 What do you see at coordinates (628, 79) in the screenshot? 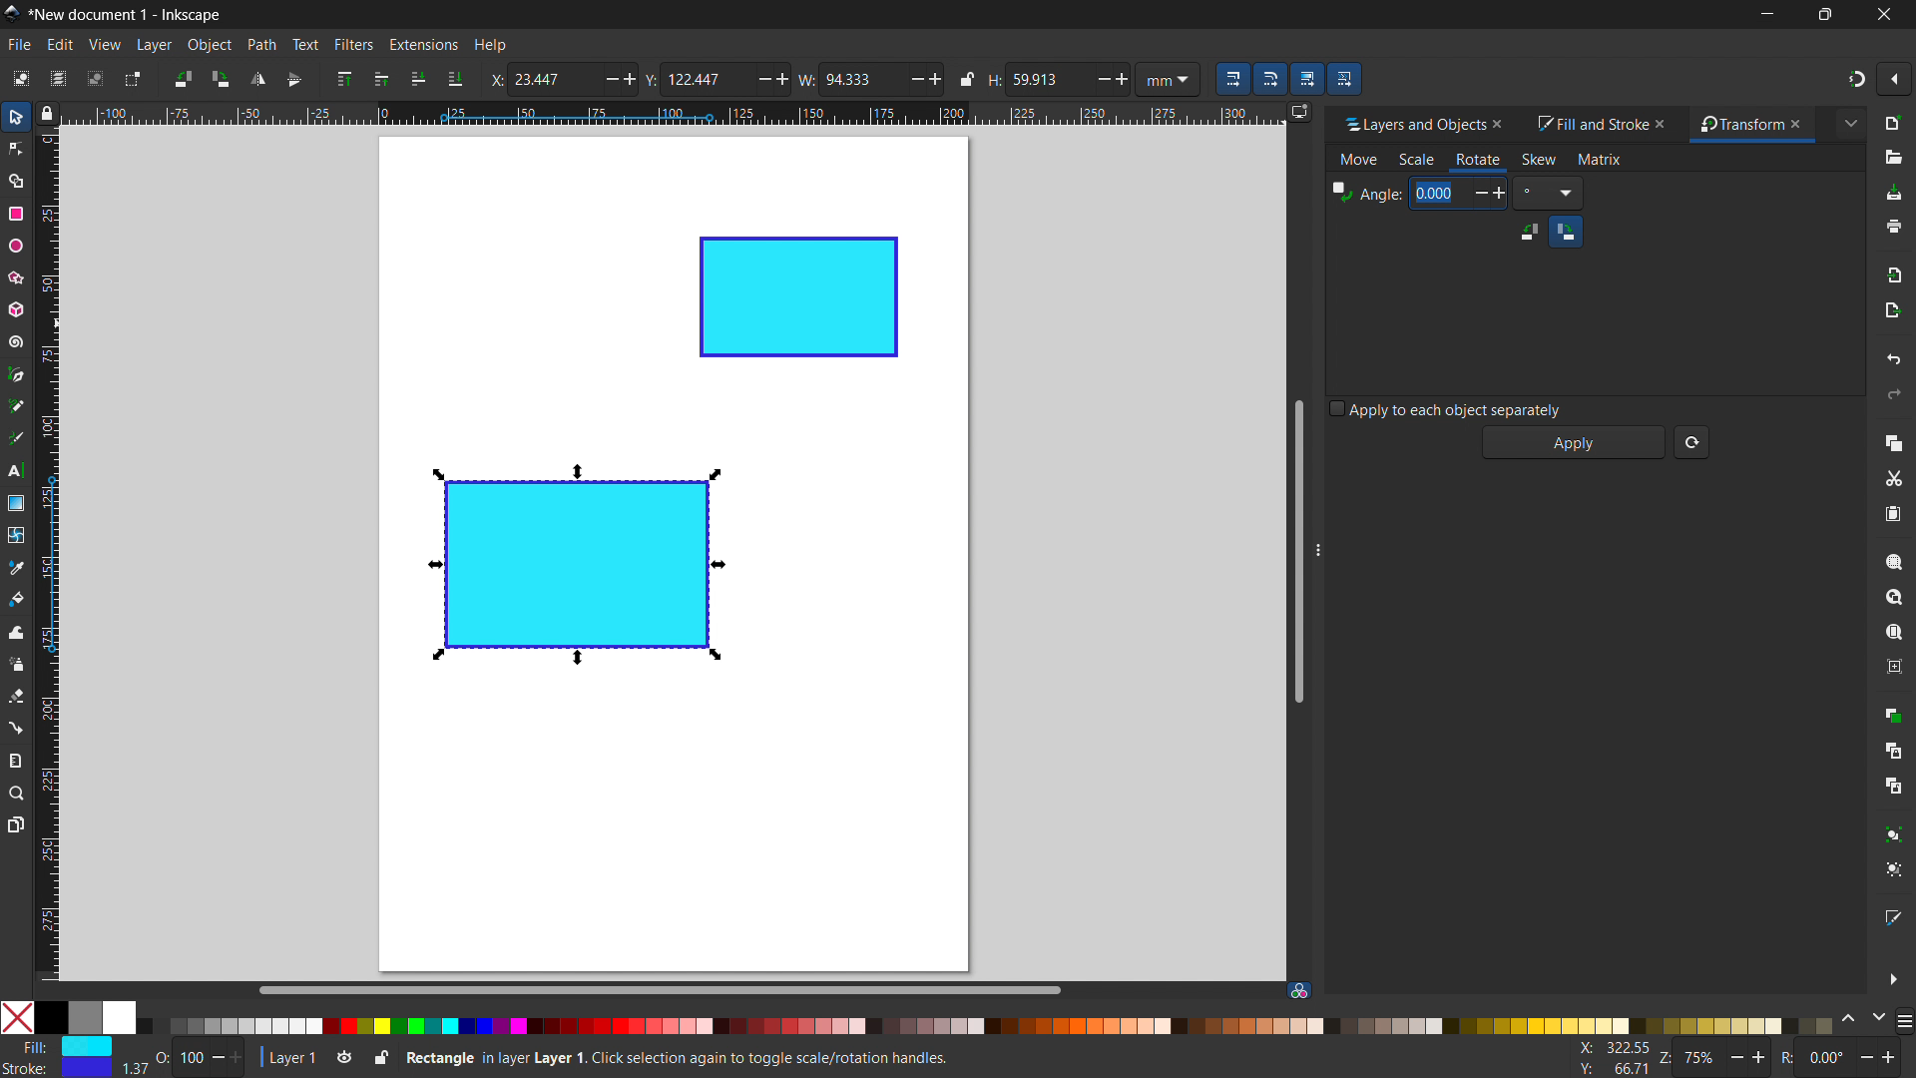
I see `Add/ increase` at bounding box center [628, 79].